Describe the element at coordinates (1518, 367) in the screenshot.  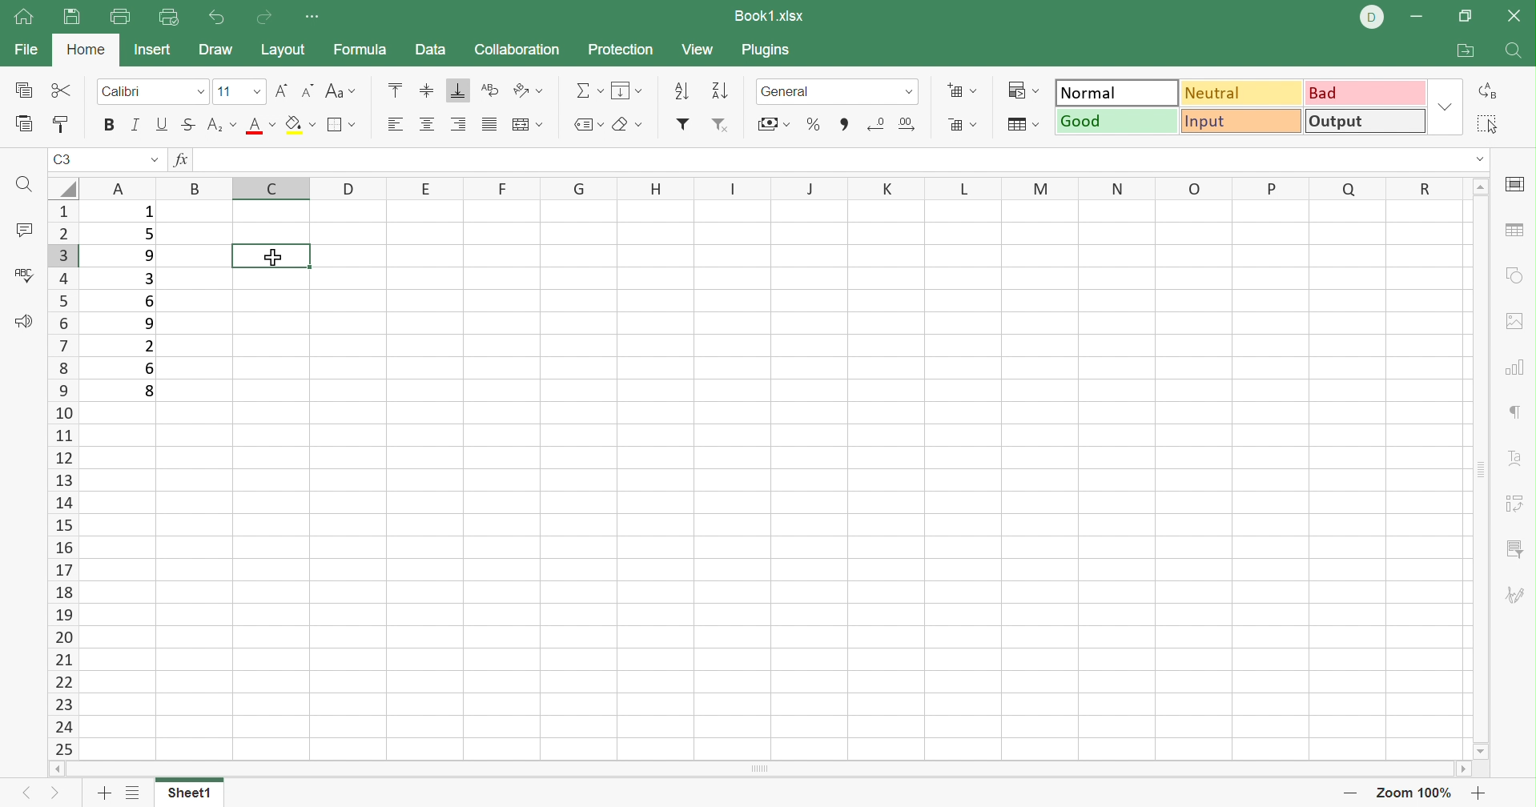
I see `Chart settings` at that location.